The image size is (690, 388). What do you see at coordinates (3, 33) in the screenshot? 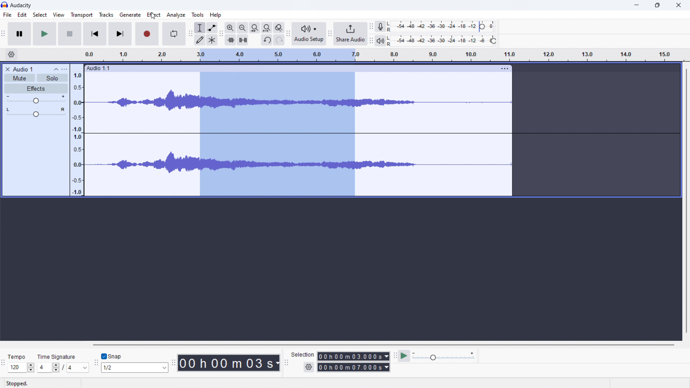
I see `audacity transport window` at bounding box center [3, 33].